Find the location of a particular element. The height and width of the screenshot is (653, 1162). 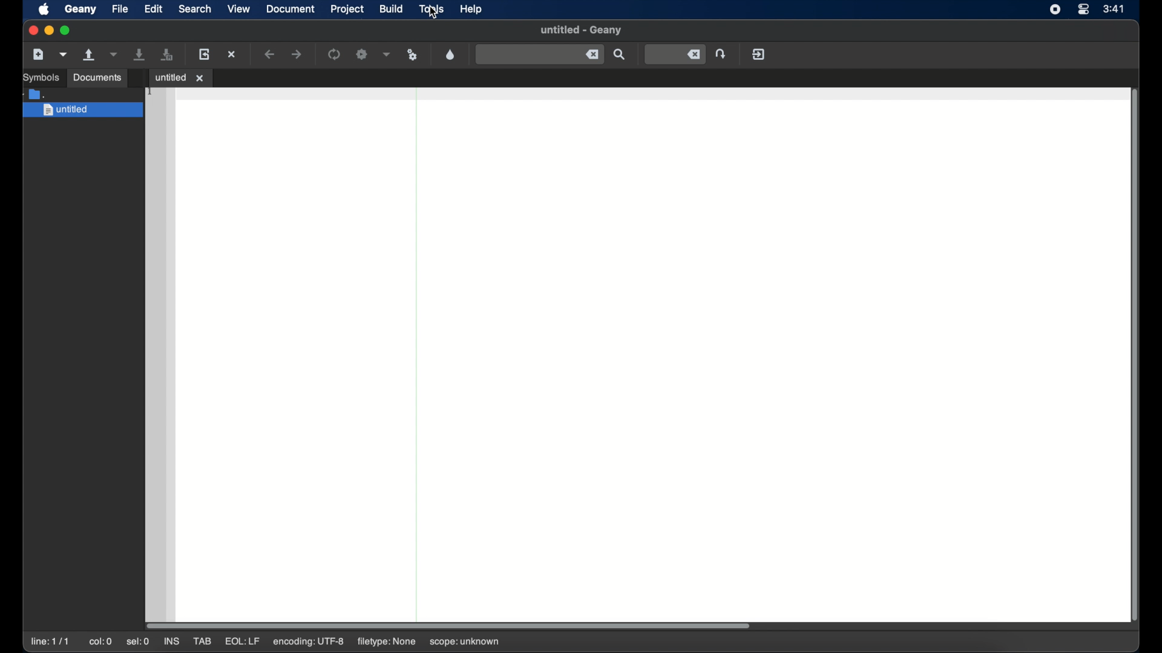

time is located at coordinates (1114, 8).